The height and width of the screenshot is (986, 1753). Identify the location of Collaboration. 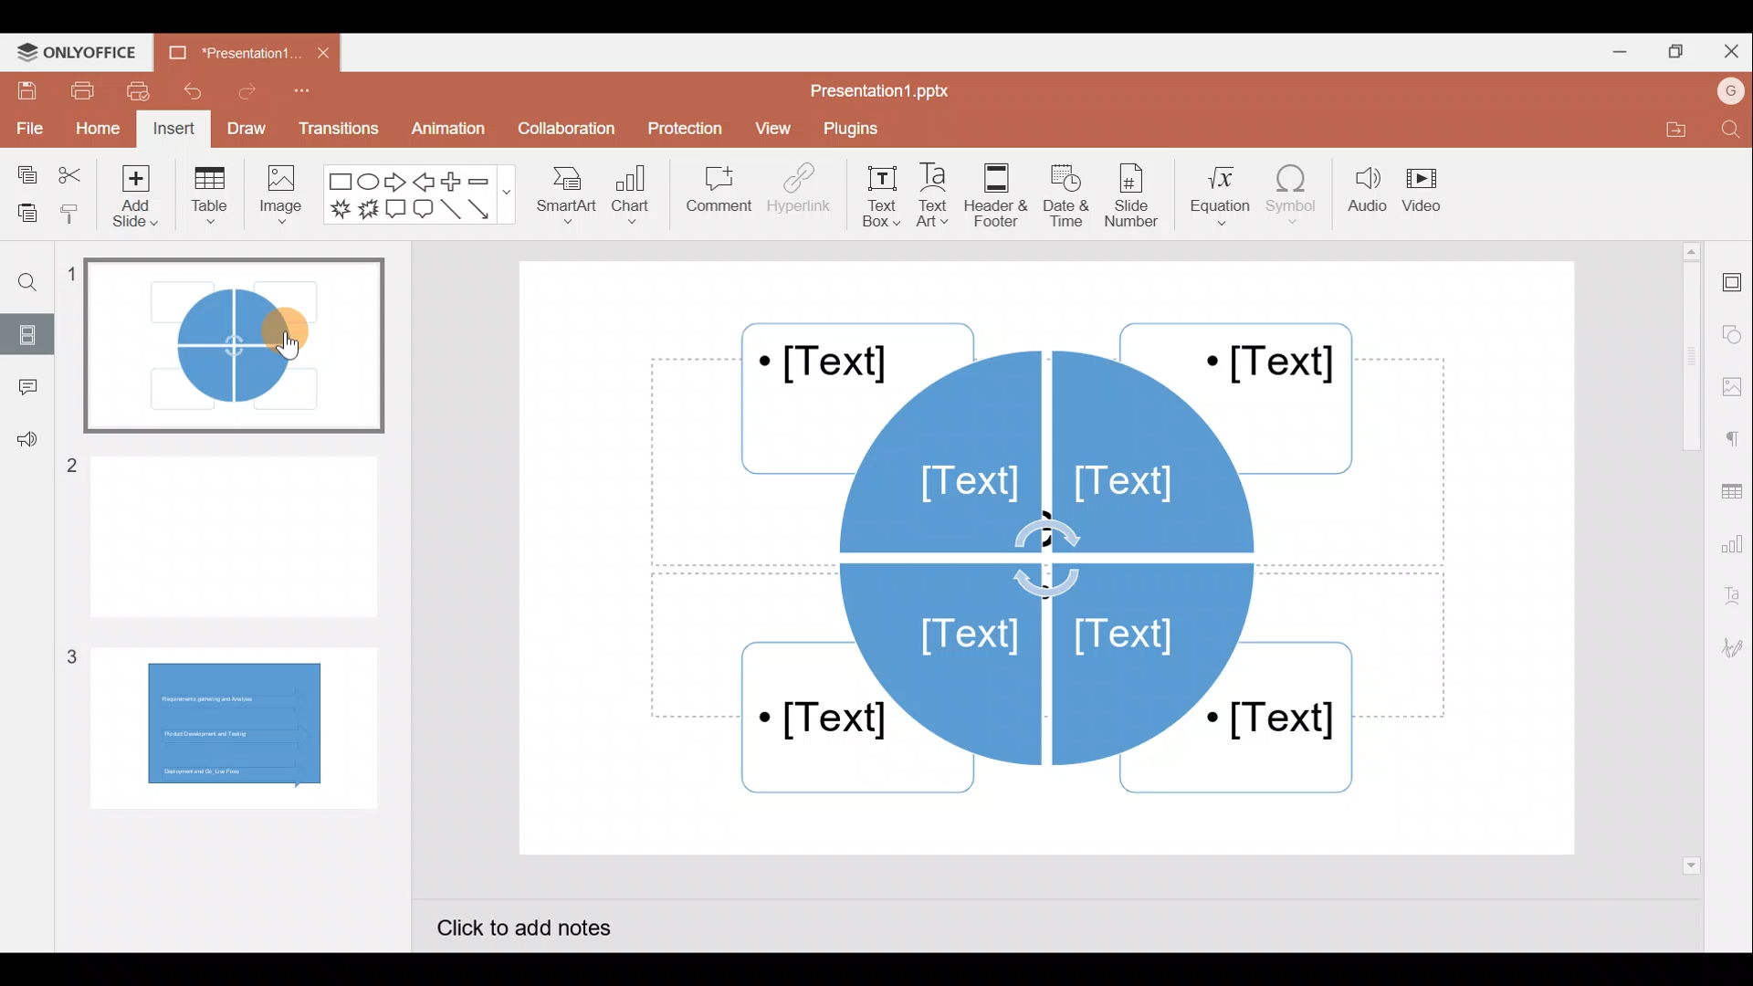
(564, 129).